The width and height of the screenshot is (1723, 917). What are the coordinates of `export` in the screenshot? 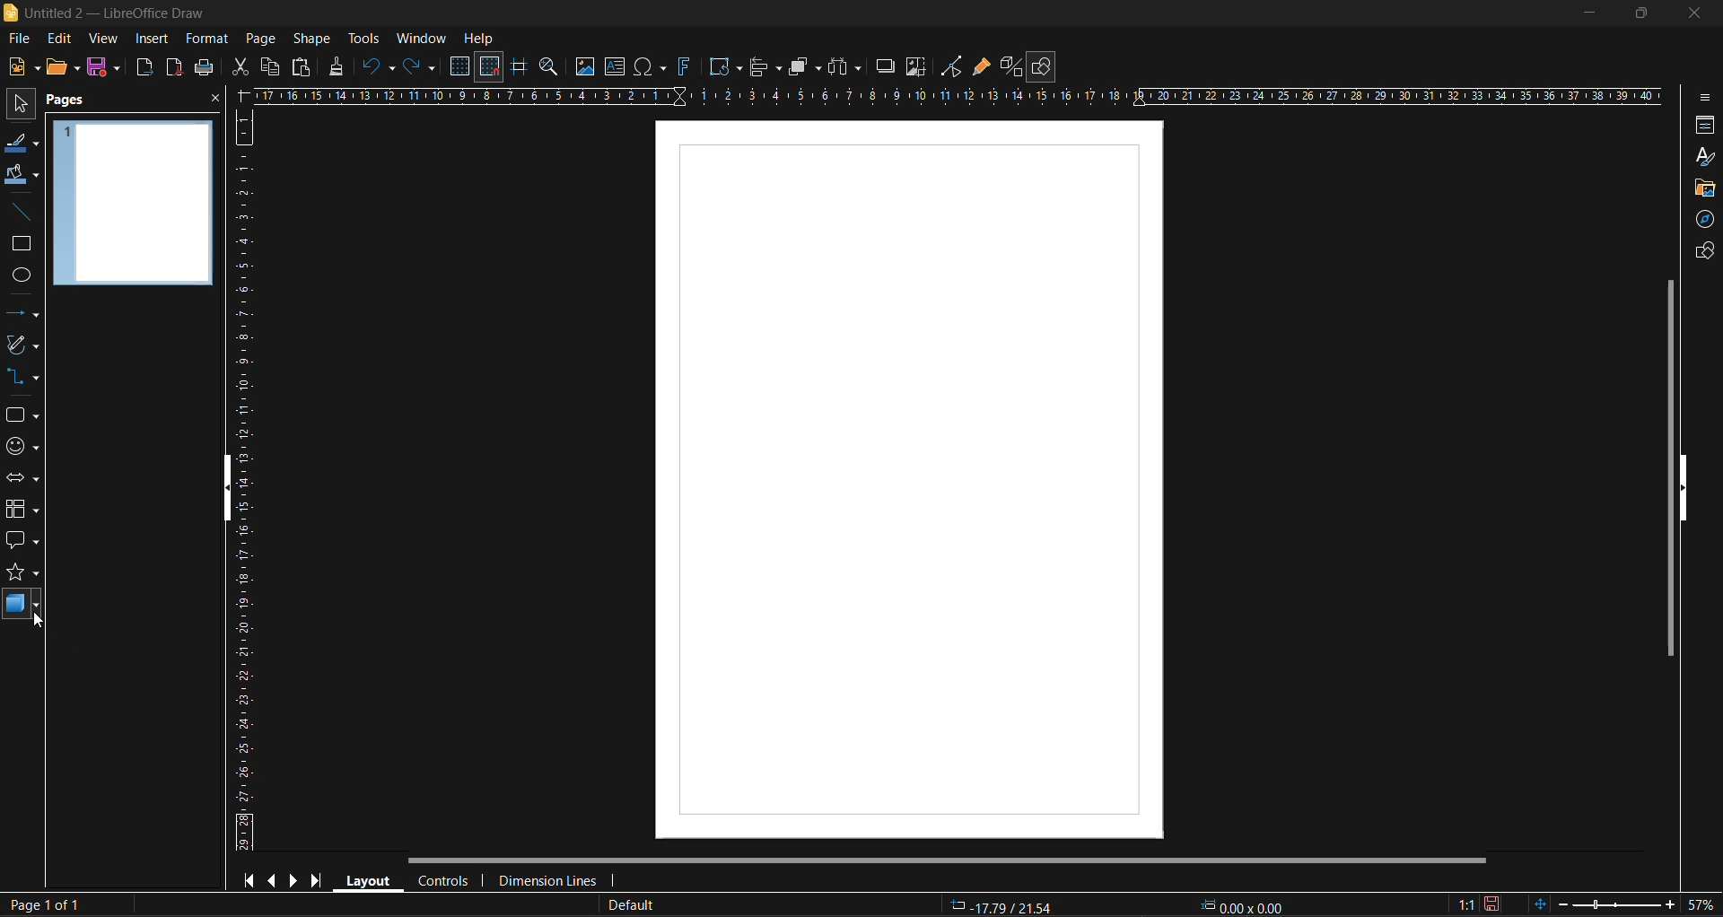 It's located at (150, 69).